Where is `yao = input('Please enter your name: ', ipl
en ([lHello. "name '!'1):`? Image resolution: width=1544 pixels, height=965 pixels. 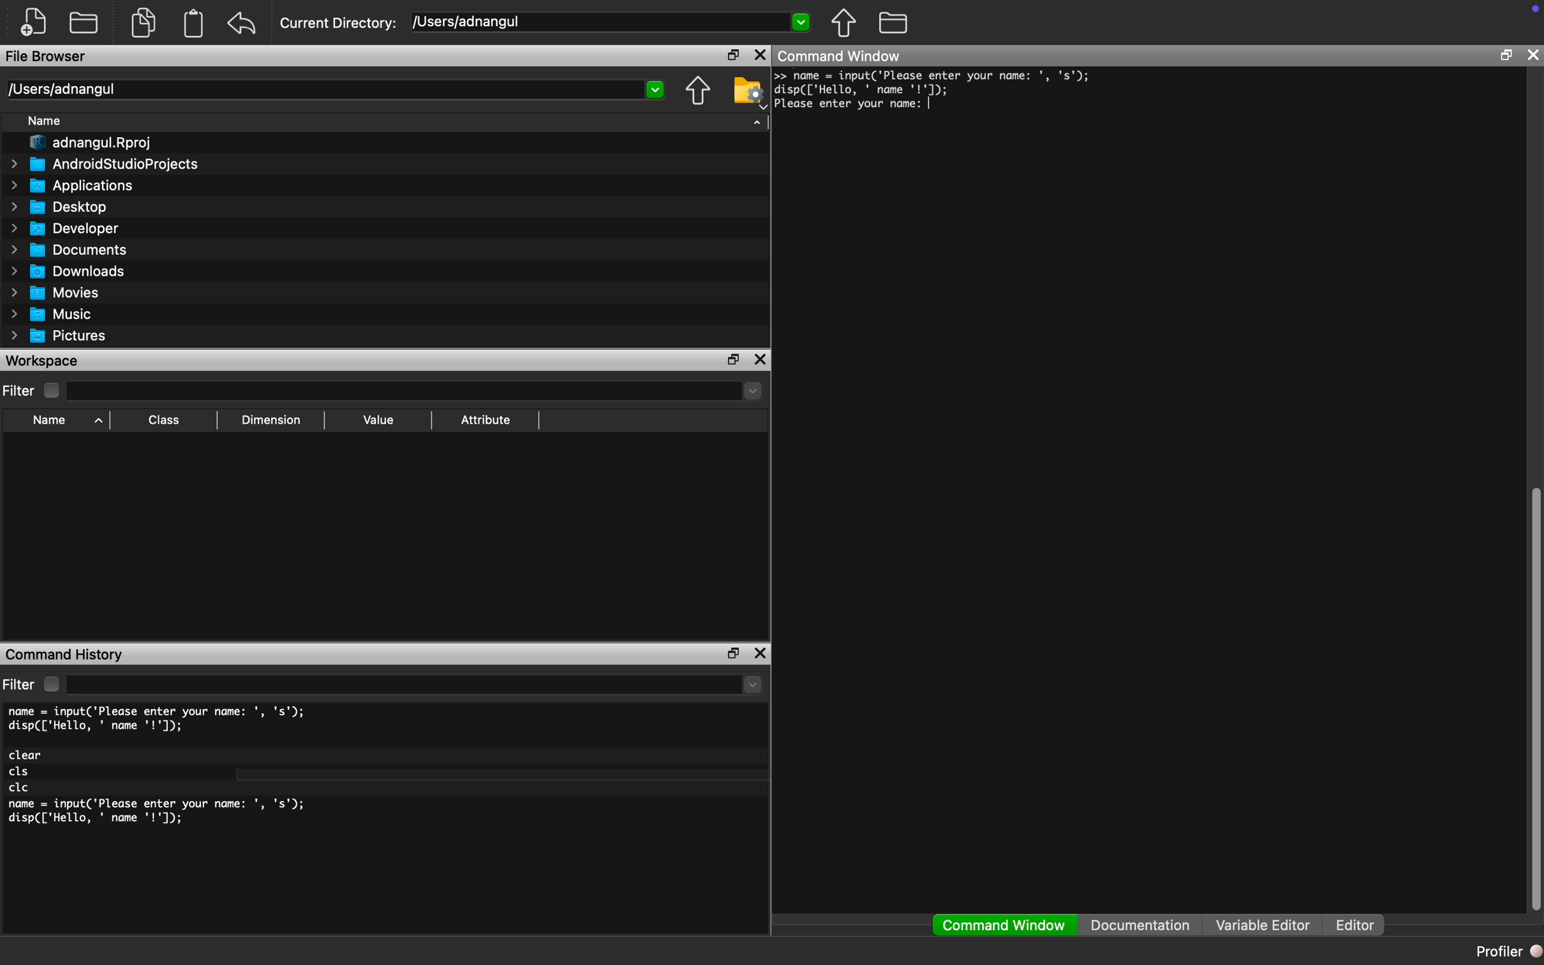 yao = input('Please enter your name: ', ipl
en ([lHello. "name '!'1): is located at coordinates (936, 82).